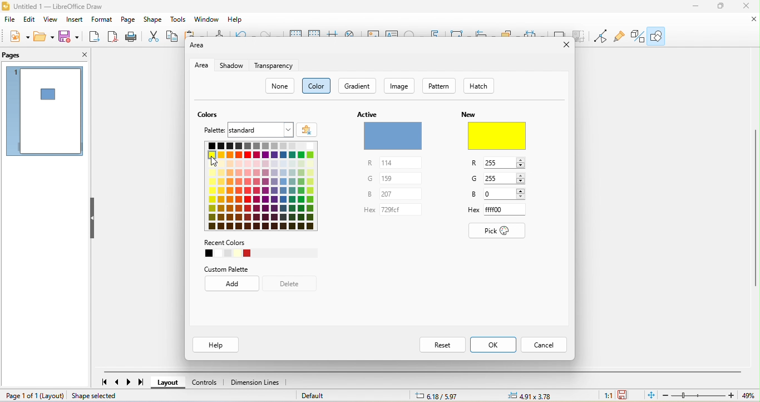 Image resolution: width=760 pixels, height=402 pixels. I want to click on page, so click(129, 20).